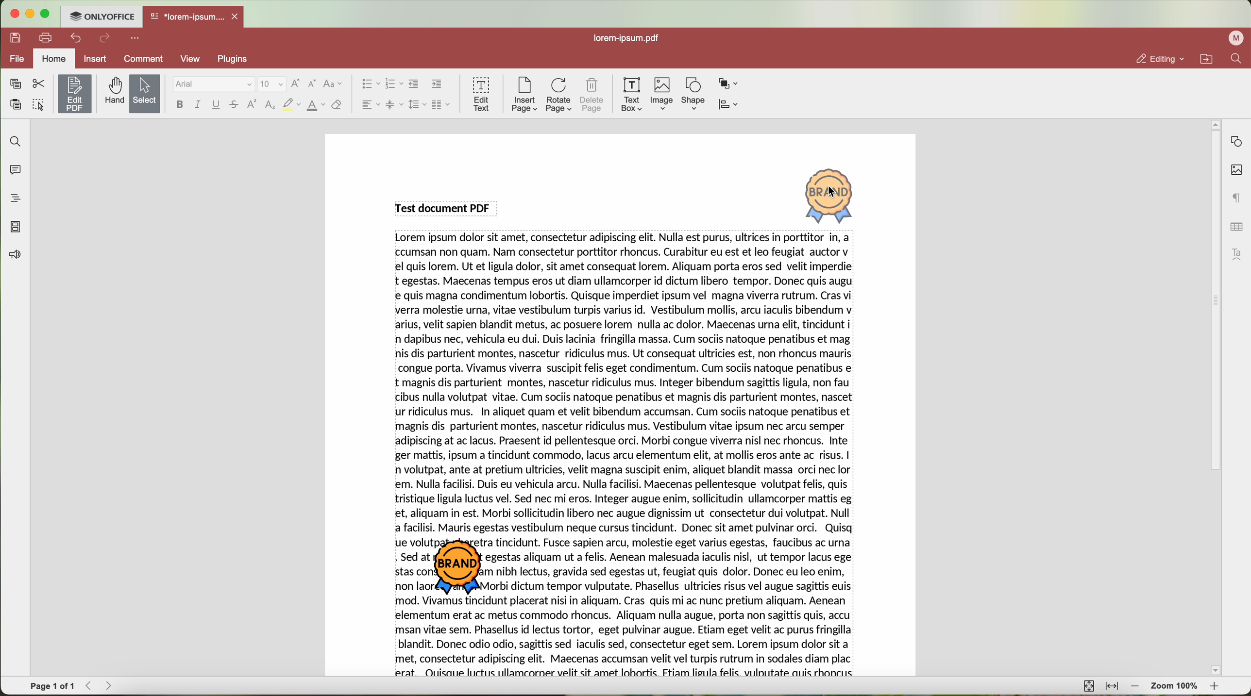 This screenshot has height=696, width=1251. I want to click on horizontal align, so click(370, 104).